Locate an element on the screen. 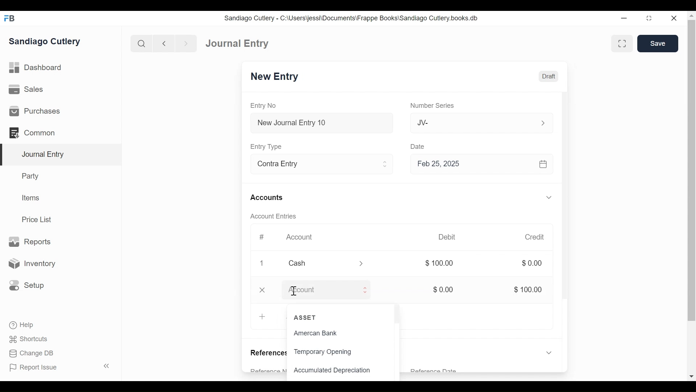  Dashboard is located at coordinates (38, 69).